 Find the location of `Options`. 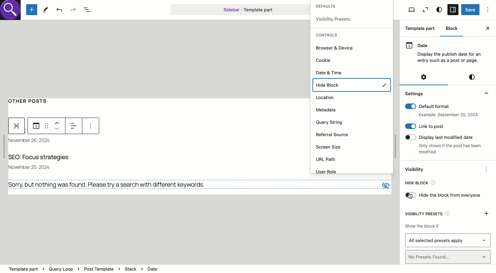

Options is located at coordinates (488, 9).